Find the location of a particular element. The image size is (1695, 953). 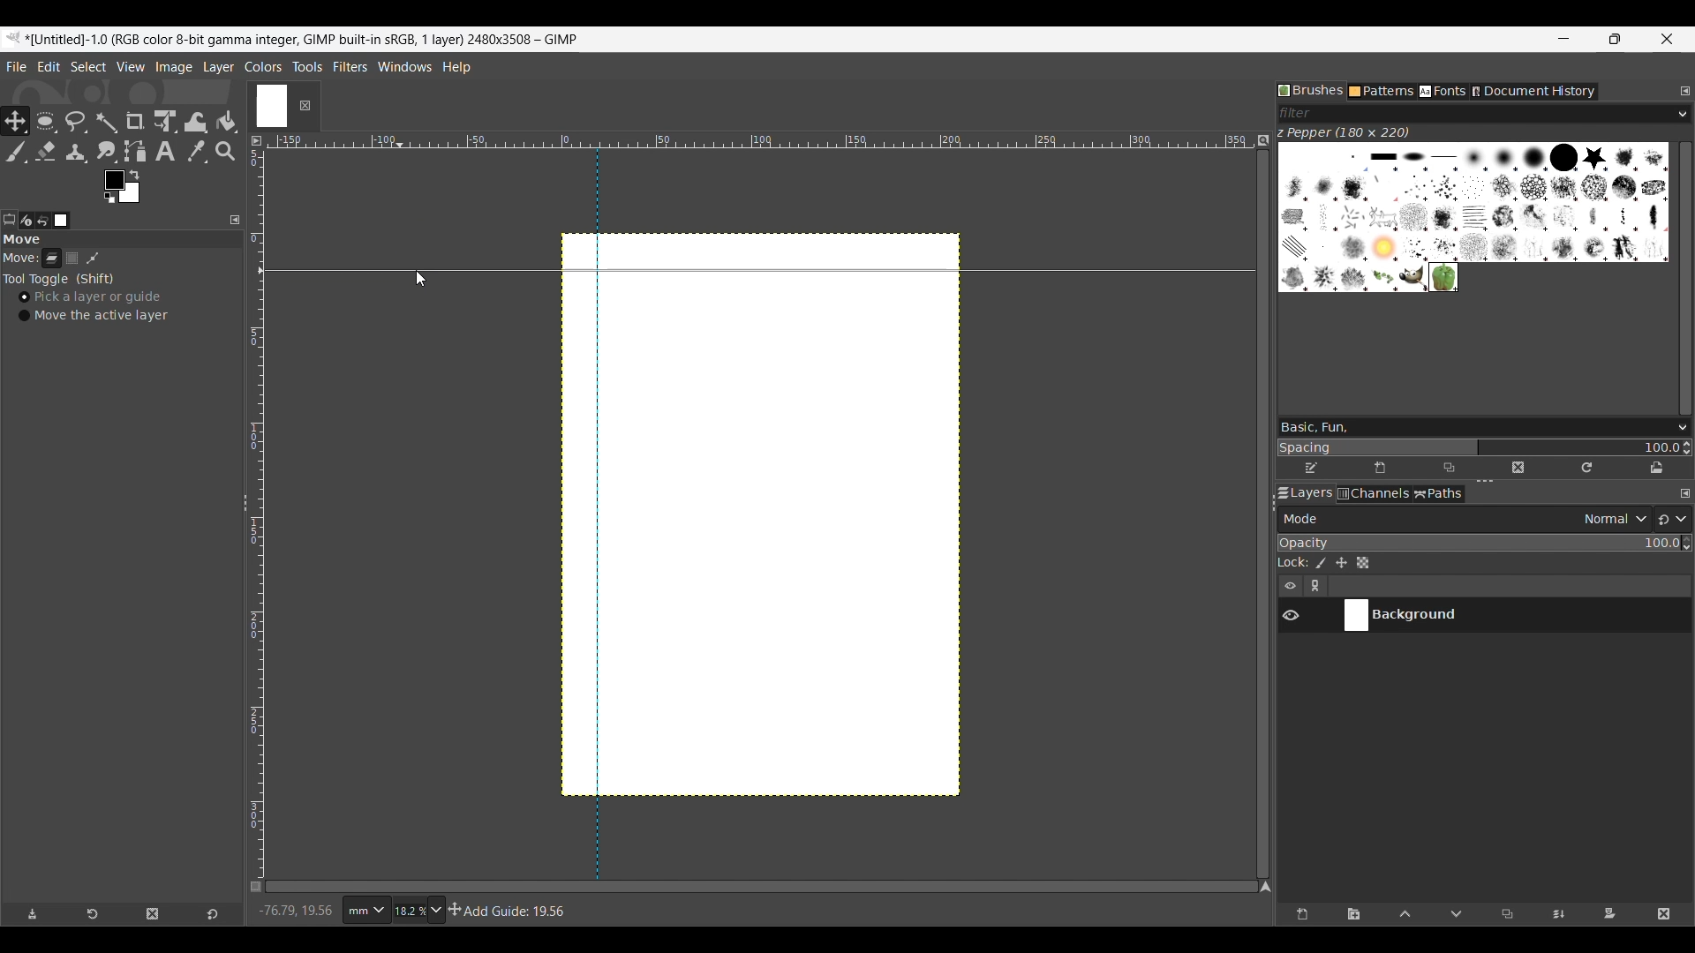

Zoom tool is located at coordinates (227, 152).